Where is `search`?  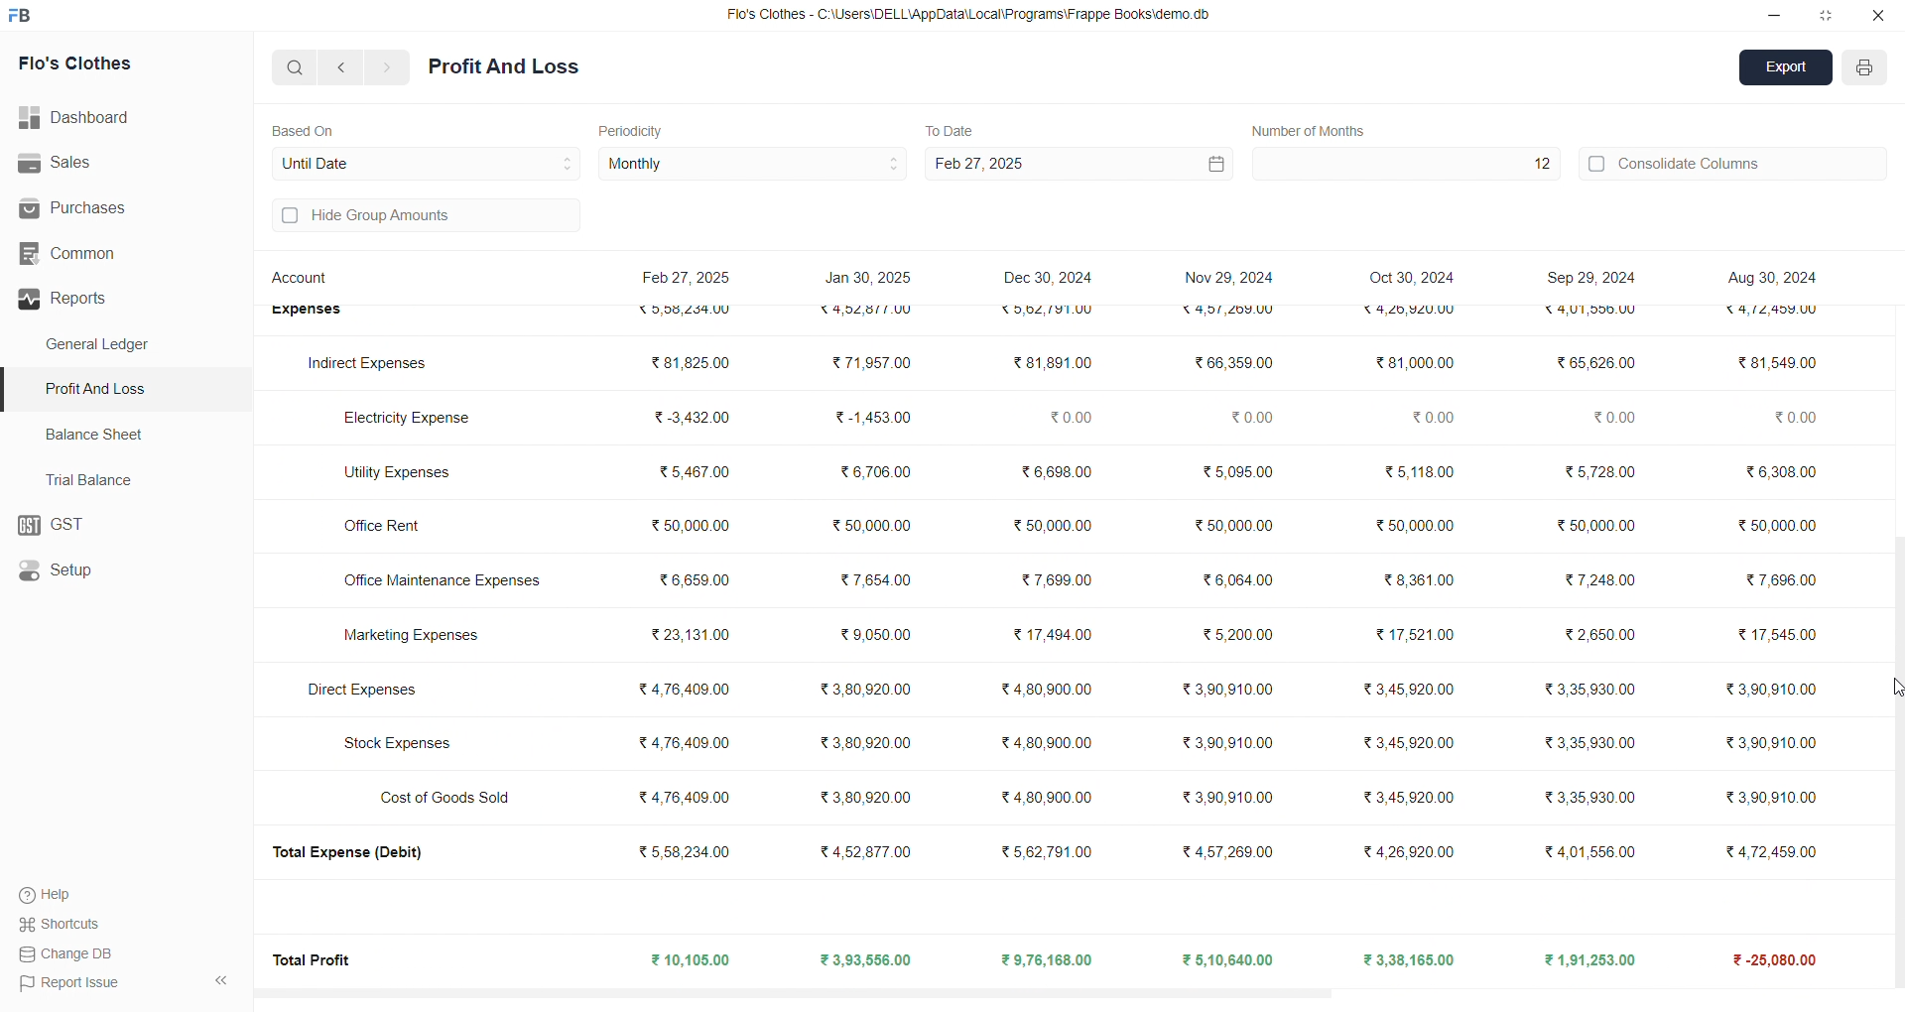
search is located at coordinates (296, 66).